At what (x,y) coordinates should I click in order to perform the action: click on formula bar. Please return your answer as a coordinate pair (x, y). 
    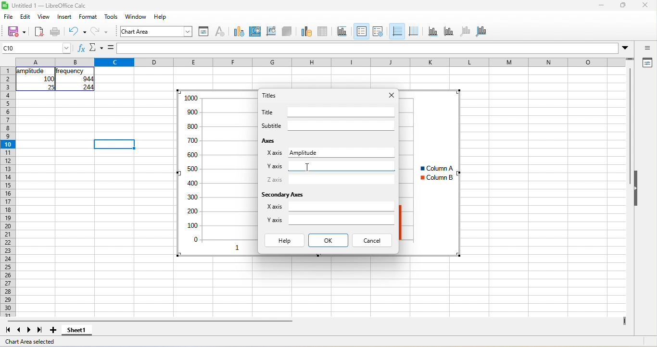
    Looking at the image, I should click on (368, 48).